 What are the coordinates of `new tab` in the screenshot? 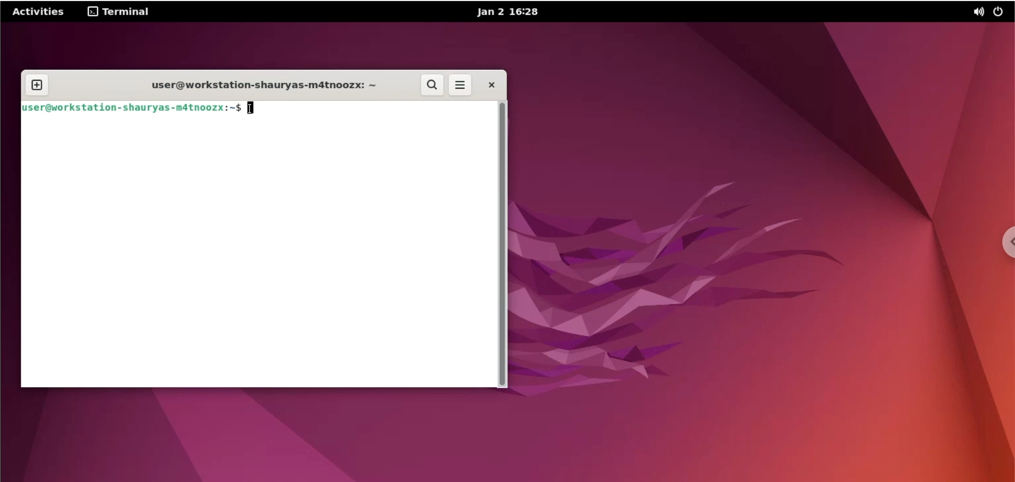 It's located at (39, 84).